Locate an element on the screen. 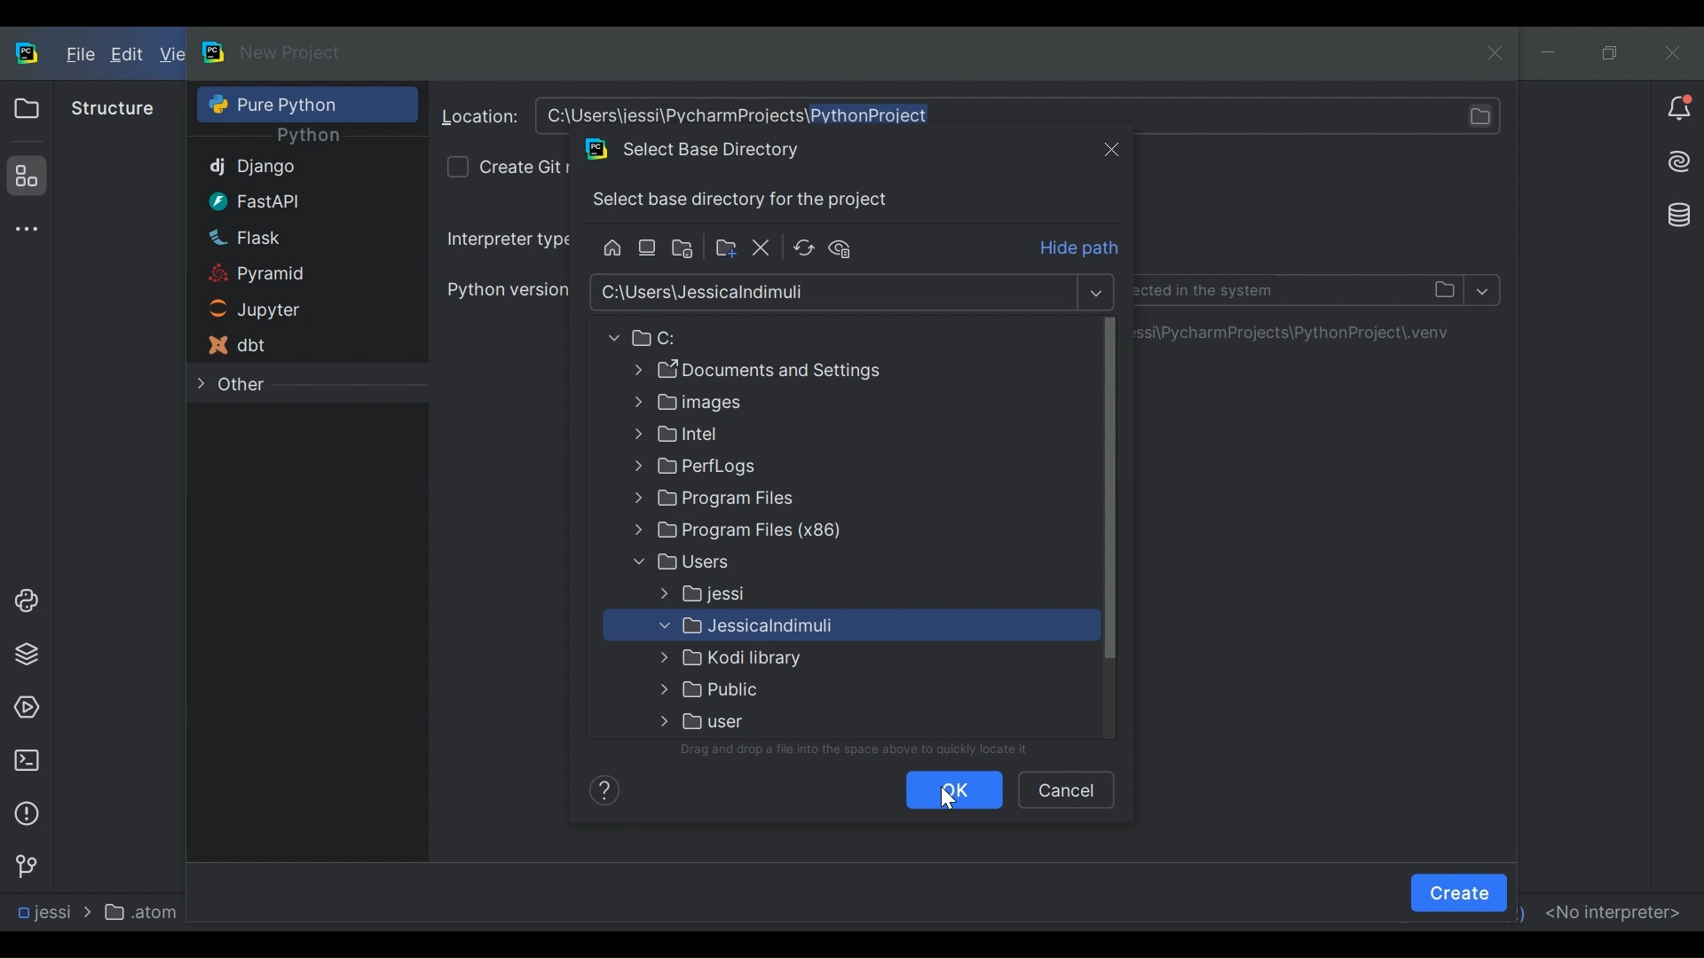  submenu Folder Path is located at coordinates (781, 689).